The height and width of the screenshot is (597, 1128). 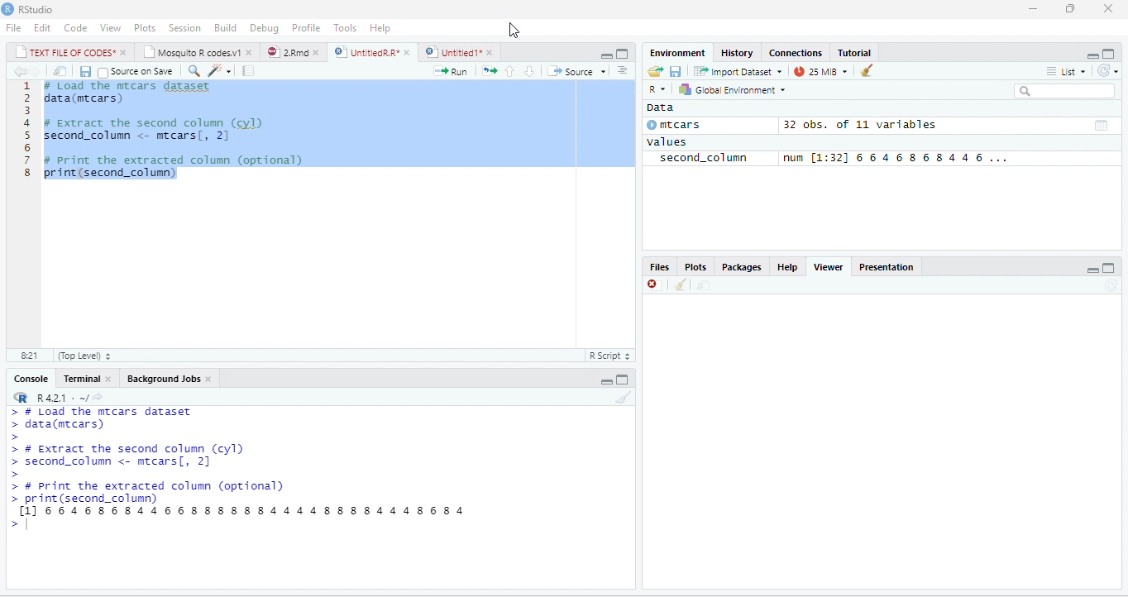 What do you see at coordinates (12, 27) in the screenshot?
I see `File` at bounding box center [12, 27].